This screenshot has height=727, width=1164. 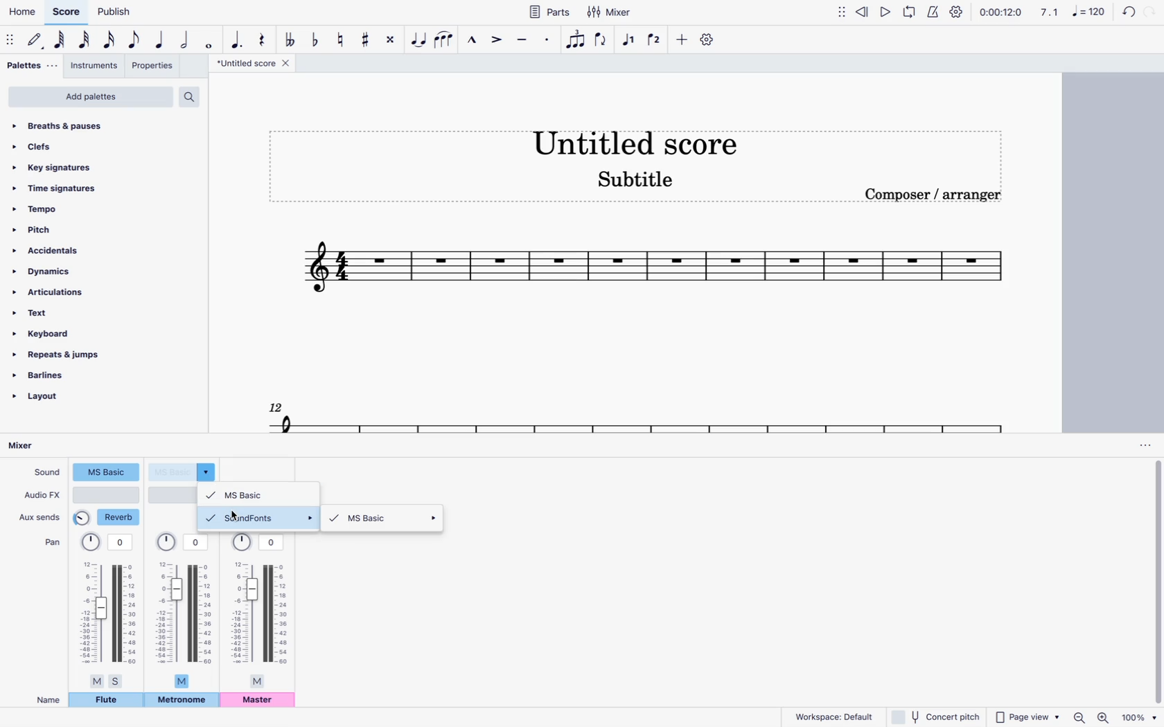 I want to click on augmentation dot, so click(x=236, y=36).